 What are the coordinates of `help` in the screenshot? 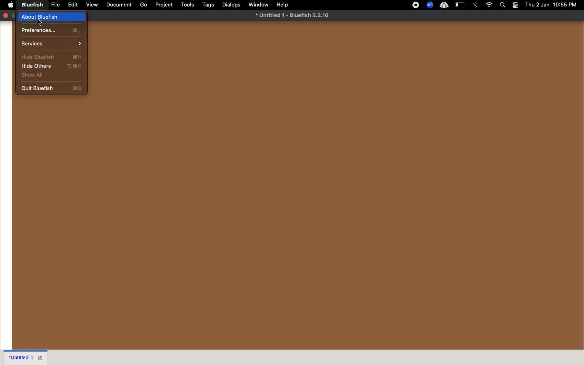 It's located at (283, 4).